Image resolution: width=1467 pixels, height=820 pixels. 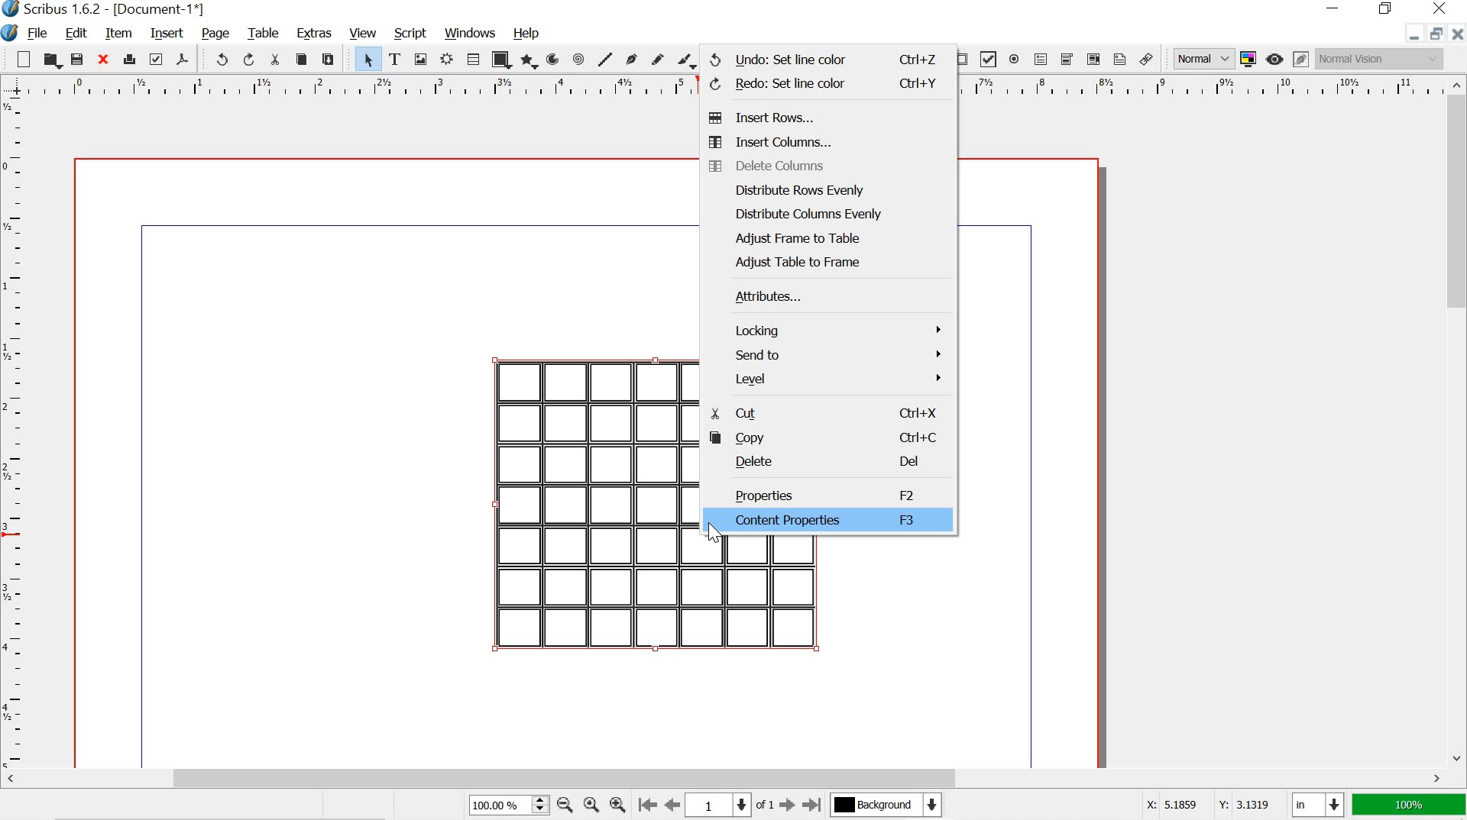 What do you see at coordinates (1458, 419) in the screenshot?
I see `scrollbar` at bounding box center [1458, 419].